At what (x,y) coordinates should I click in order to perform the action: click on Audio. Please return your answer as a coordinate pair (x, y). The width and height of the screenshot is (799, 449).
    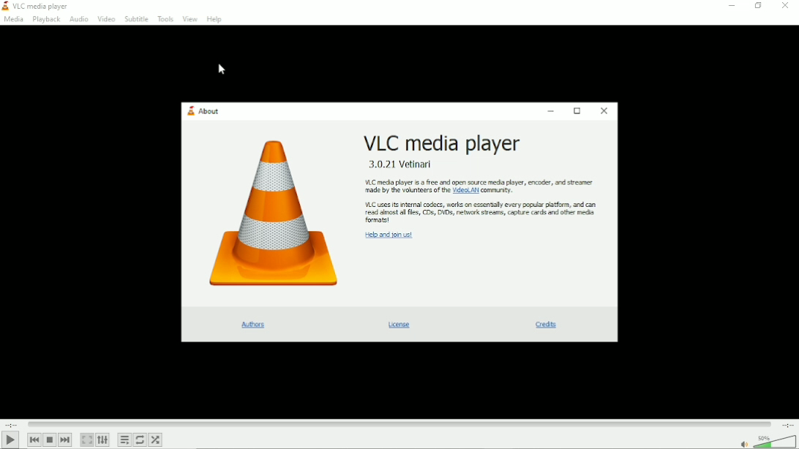
    Looking at the image, I should click on (79, 20).